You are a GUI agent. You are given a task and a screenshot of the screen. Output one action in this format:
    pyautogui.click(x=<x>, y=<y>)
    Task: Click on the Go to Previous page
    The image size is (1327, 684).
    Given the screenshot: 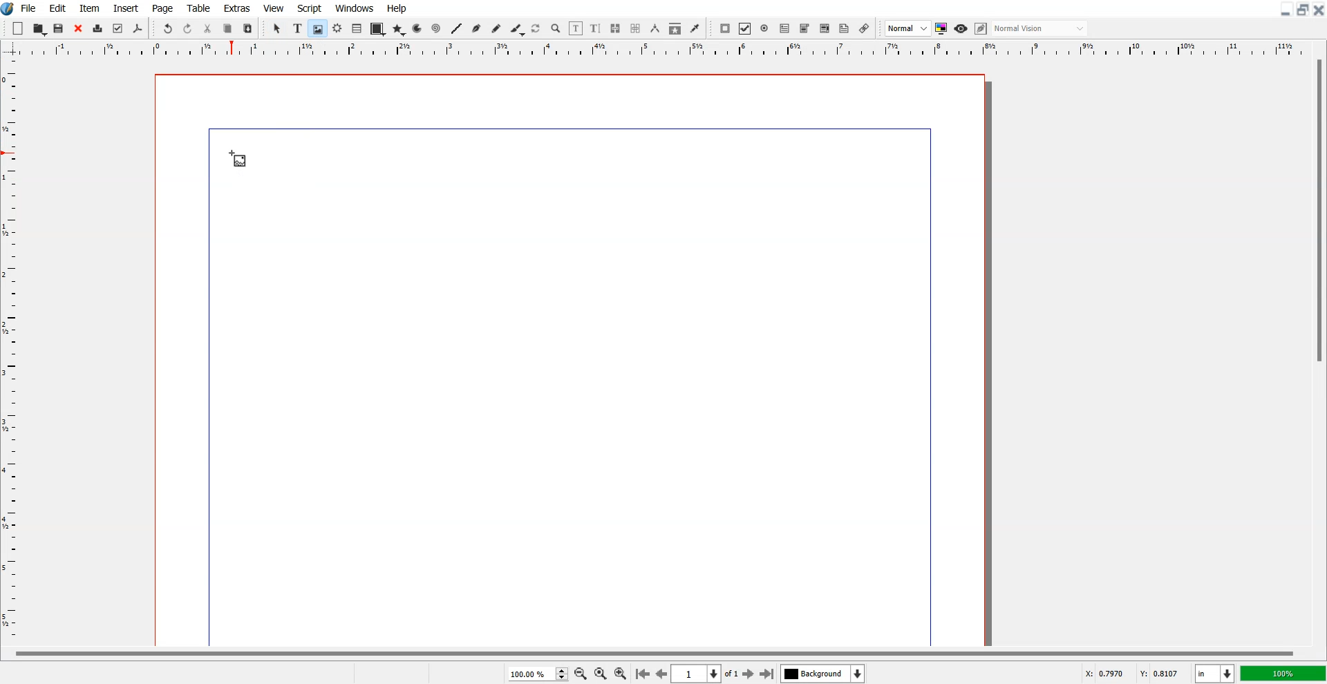 What is the action you would take?
    pyautogui.click(x=661, y=674)
    